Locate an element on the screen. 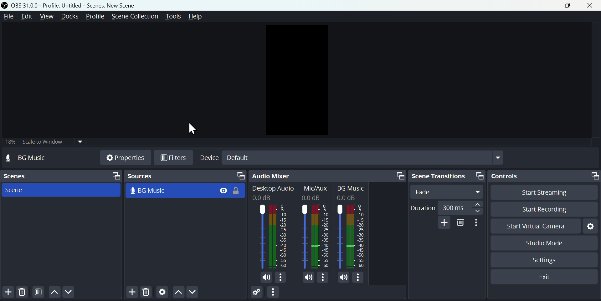 This screenshot has width=601, height=301. Edit is located at coordinates (28, 16).